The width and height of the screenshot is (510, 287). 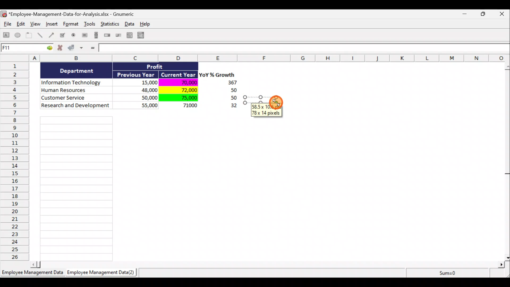 I want to click on Rows, so click(x=16, y=161).